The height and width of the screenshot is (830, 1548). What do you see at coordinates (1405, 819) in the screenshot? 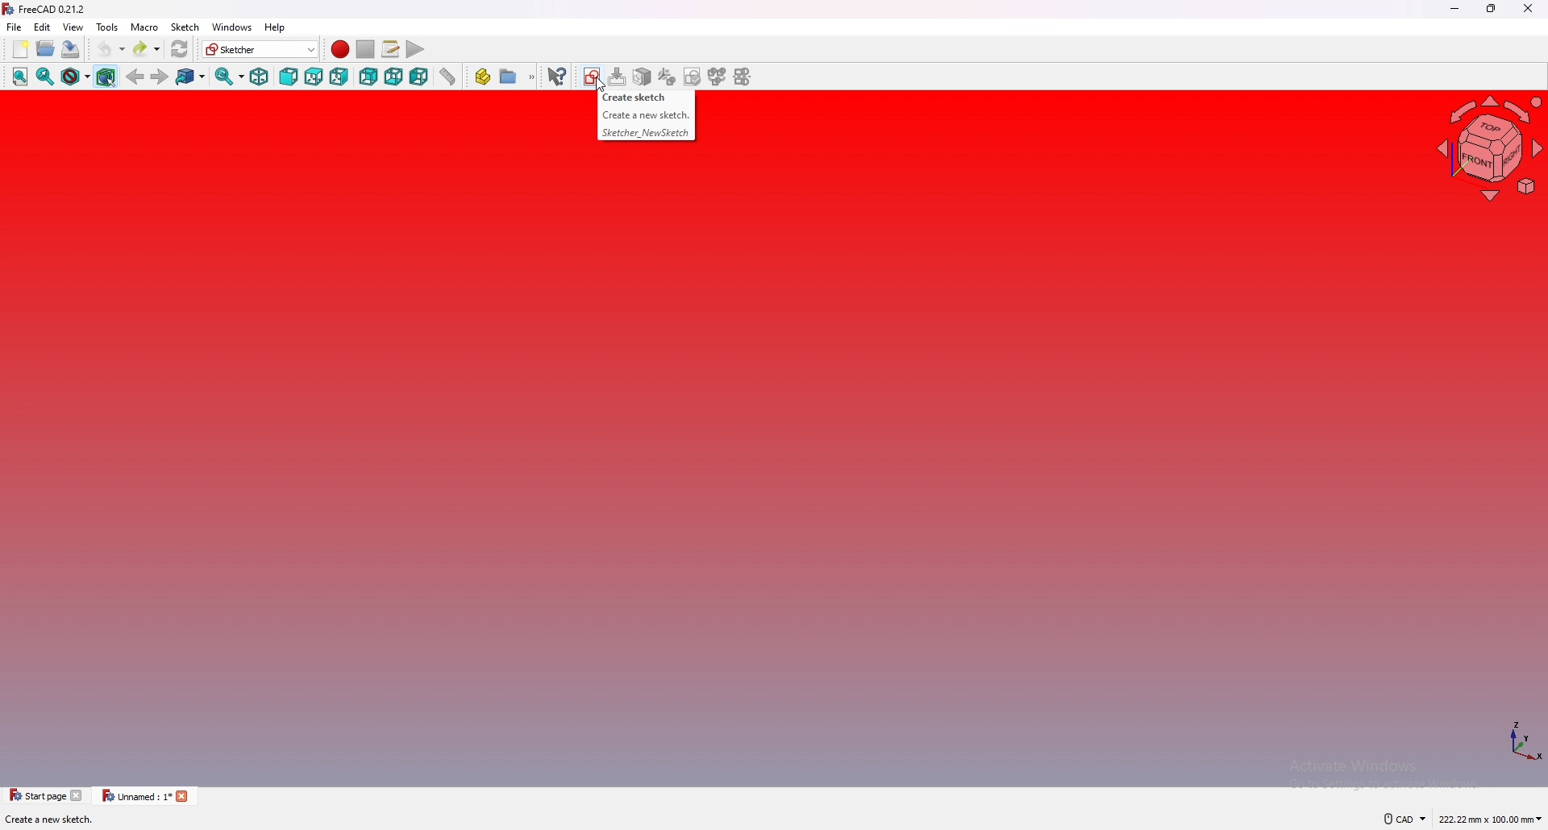
I see `cad navigation` at bounding box center [1405, 819].